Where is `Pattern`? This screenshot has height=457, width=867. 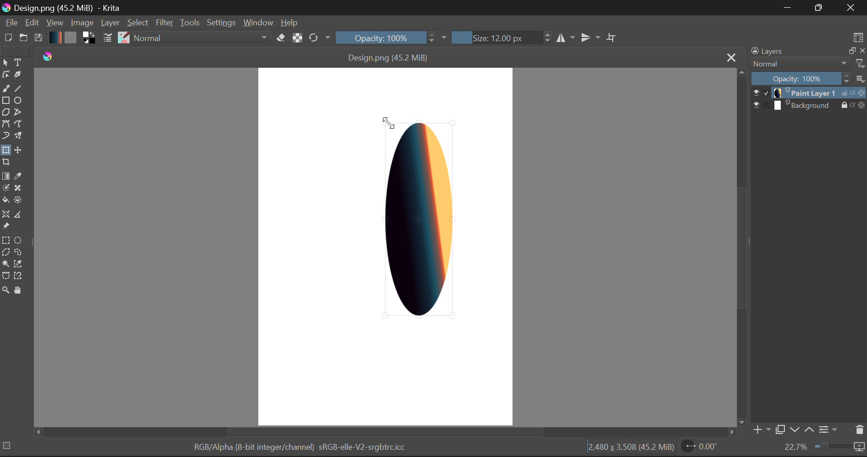 Pattern is located at coordinates (70, 38).